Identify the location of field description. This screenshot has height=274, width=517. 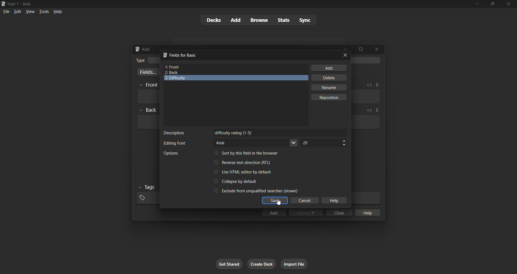
(280, 132).